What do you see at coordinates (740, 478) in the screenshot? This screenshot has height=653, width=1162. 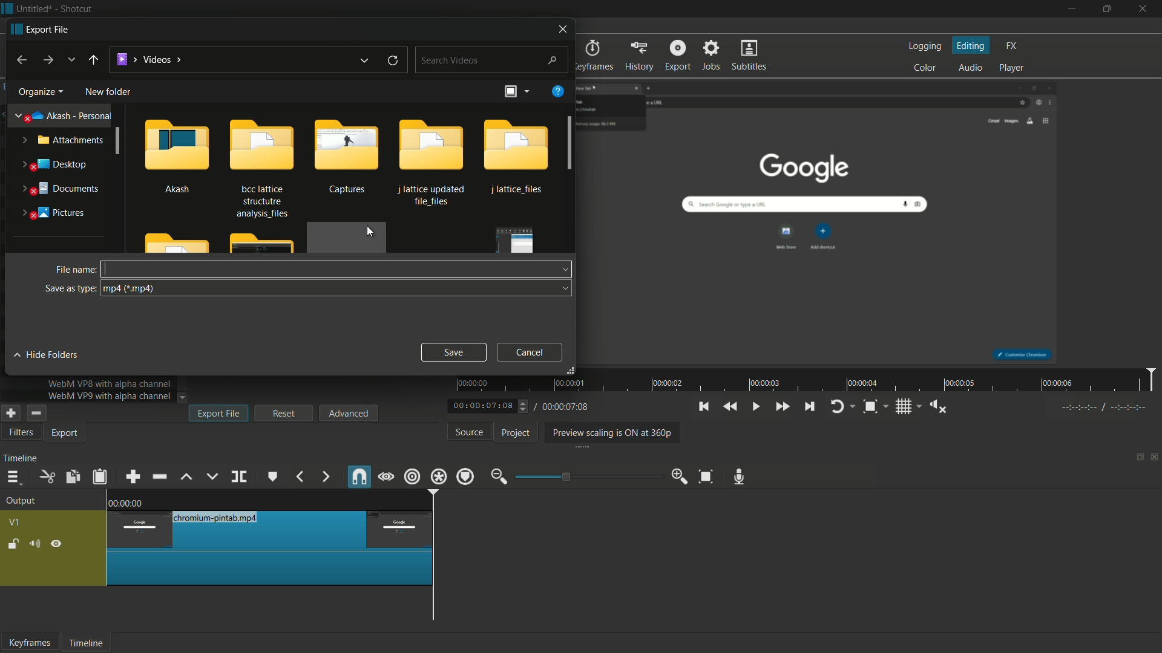 I see `record audio` at bounding box center [740, 478].